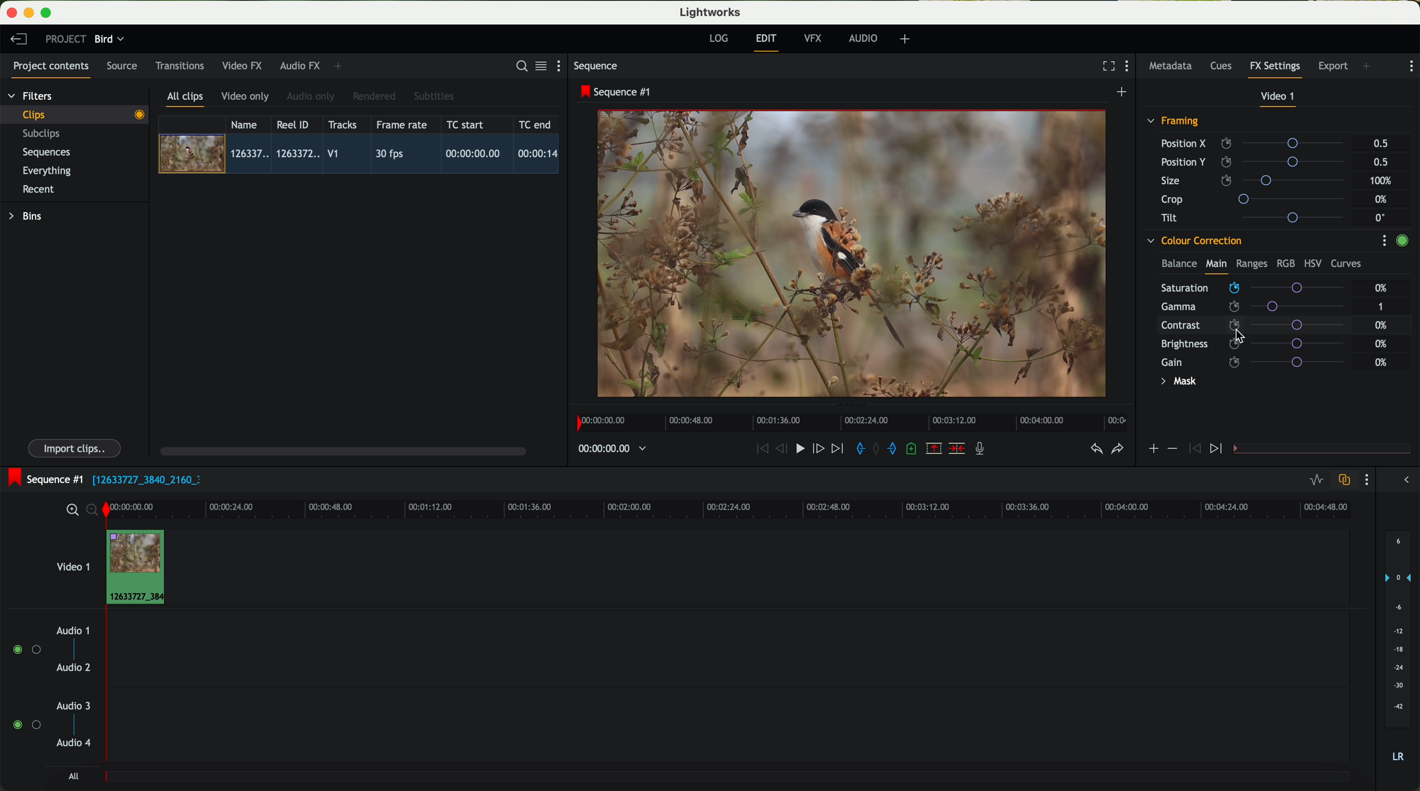 This screenshot has width=1420, height=791. What do you see at coordinates (1257, 162) in the screenshot?
I see `position Y` at bounding box center [1257, 162].